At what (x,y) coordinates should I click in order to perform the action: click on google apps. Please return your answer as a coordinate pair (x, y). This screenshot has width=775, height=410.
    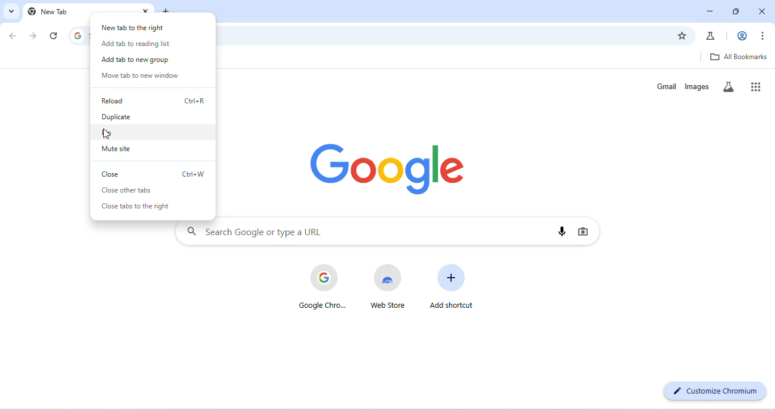
    Looking at the image, I should click on (757, 87).